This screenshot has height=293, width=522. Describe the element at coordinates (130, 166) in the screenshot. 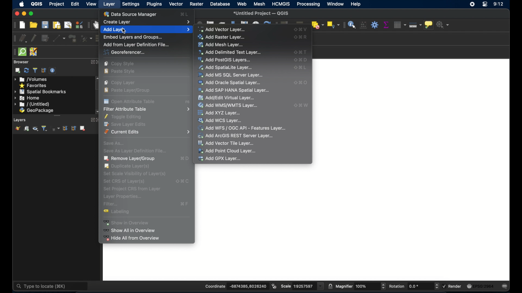

I see `Duplicate Layer(s)` at that location.